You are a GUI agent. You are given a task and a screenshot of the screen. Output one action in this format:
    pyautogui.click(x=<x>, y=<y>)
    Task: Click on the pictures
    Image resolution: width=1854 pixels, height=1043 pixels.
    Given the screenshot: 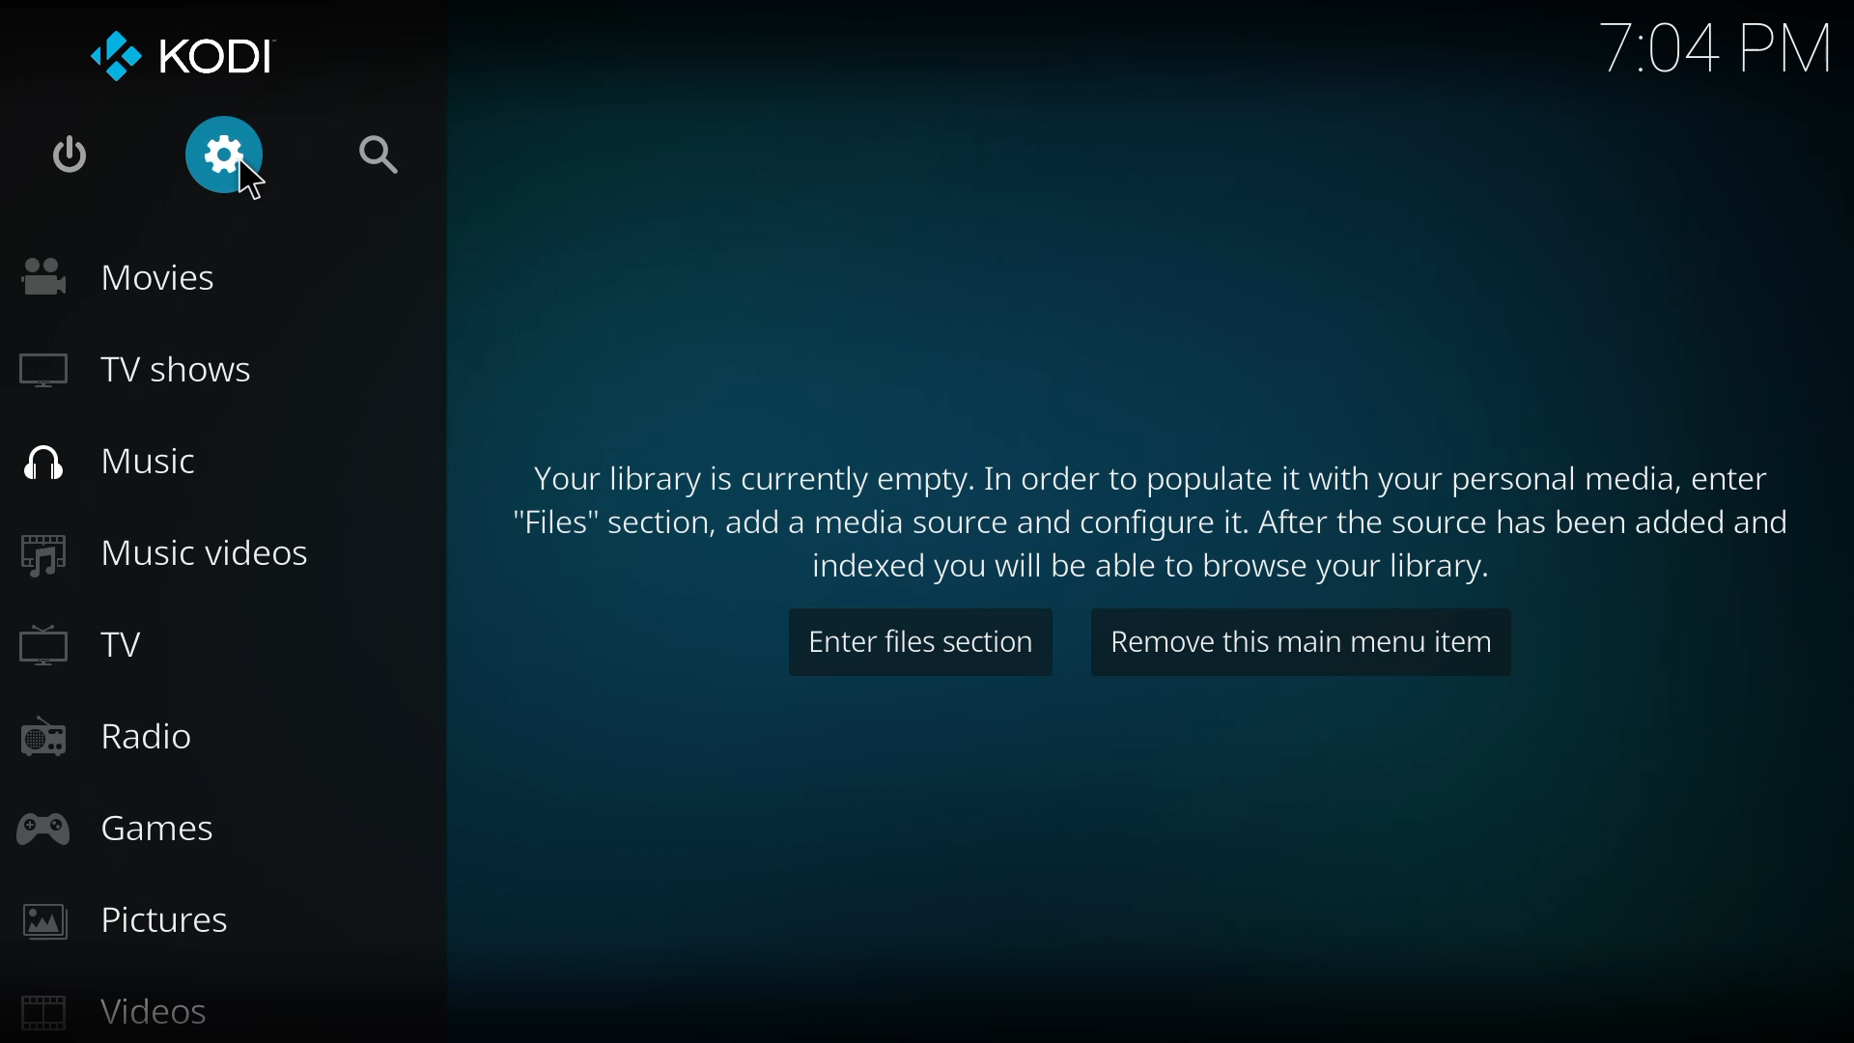 What is the action you would take?
    pyautogui.click(x=133, y=919)
    